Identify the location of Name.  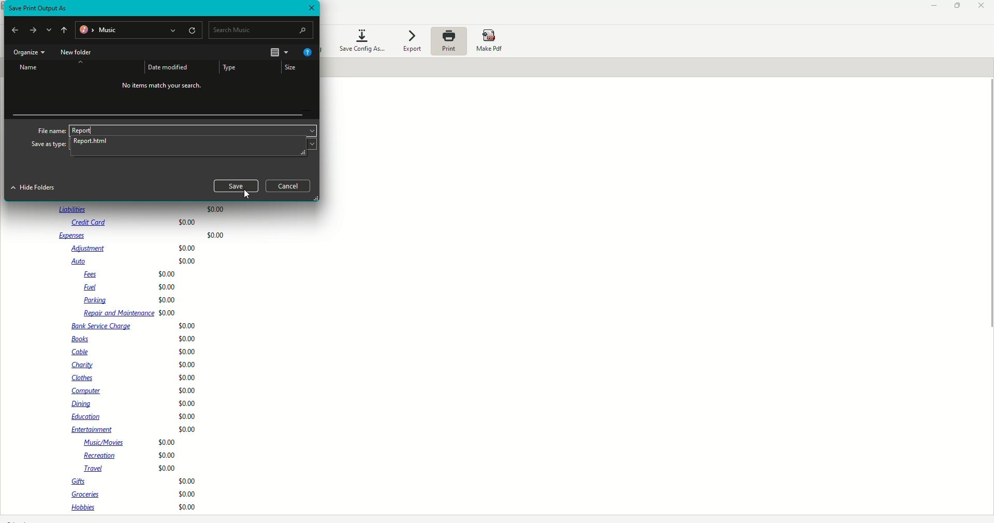
(30, 68).